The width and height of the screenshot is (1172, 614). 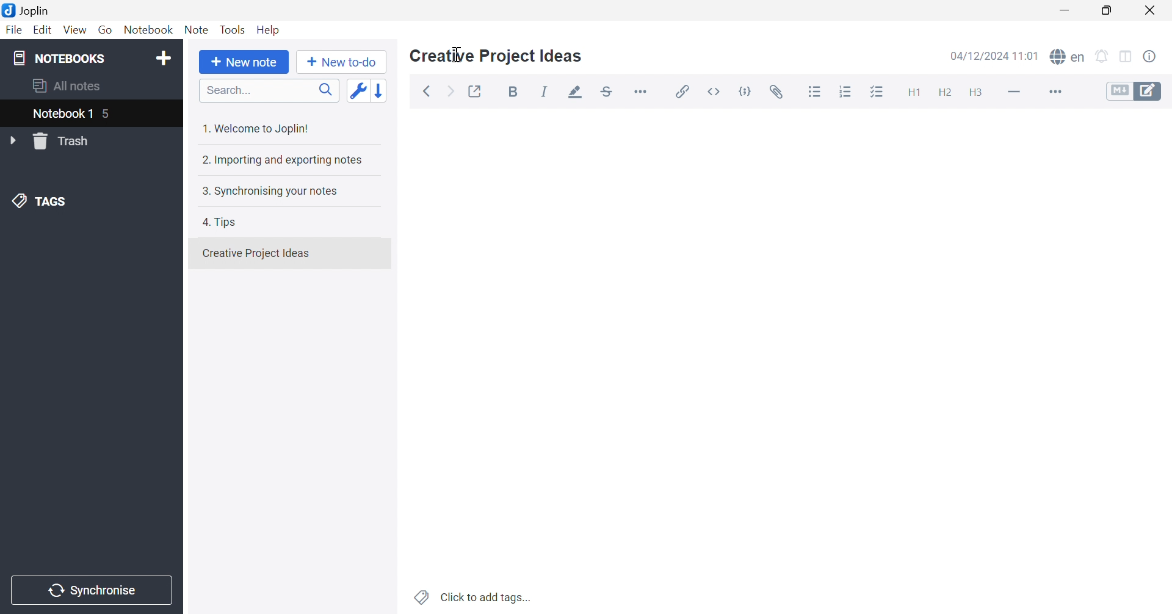 What do you see at coordinates (61, 115) in the screenshot?
I see `Notebook 1` at bounding box center [61, 115].